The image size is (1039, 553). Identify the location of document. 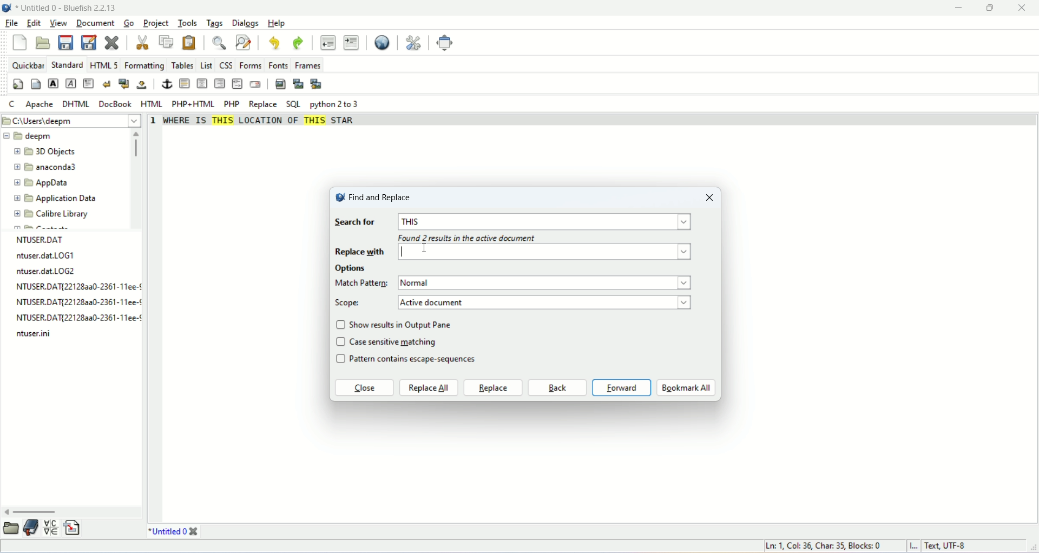
(97, 23).